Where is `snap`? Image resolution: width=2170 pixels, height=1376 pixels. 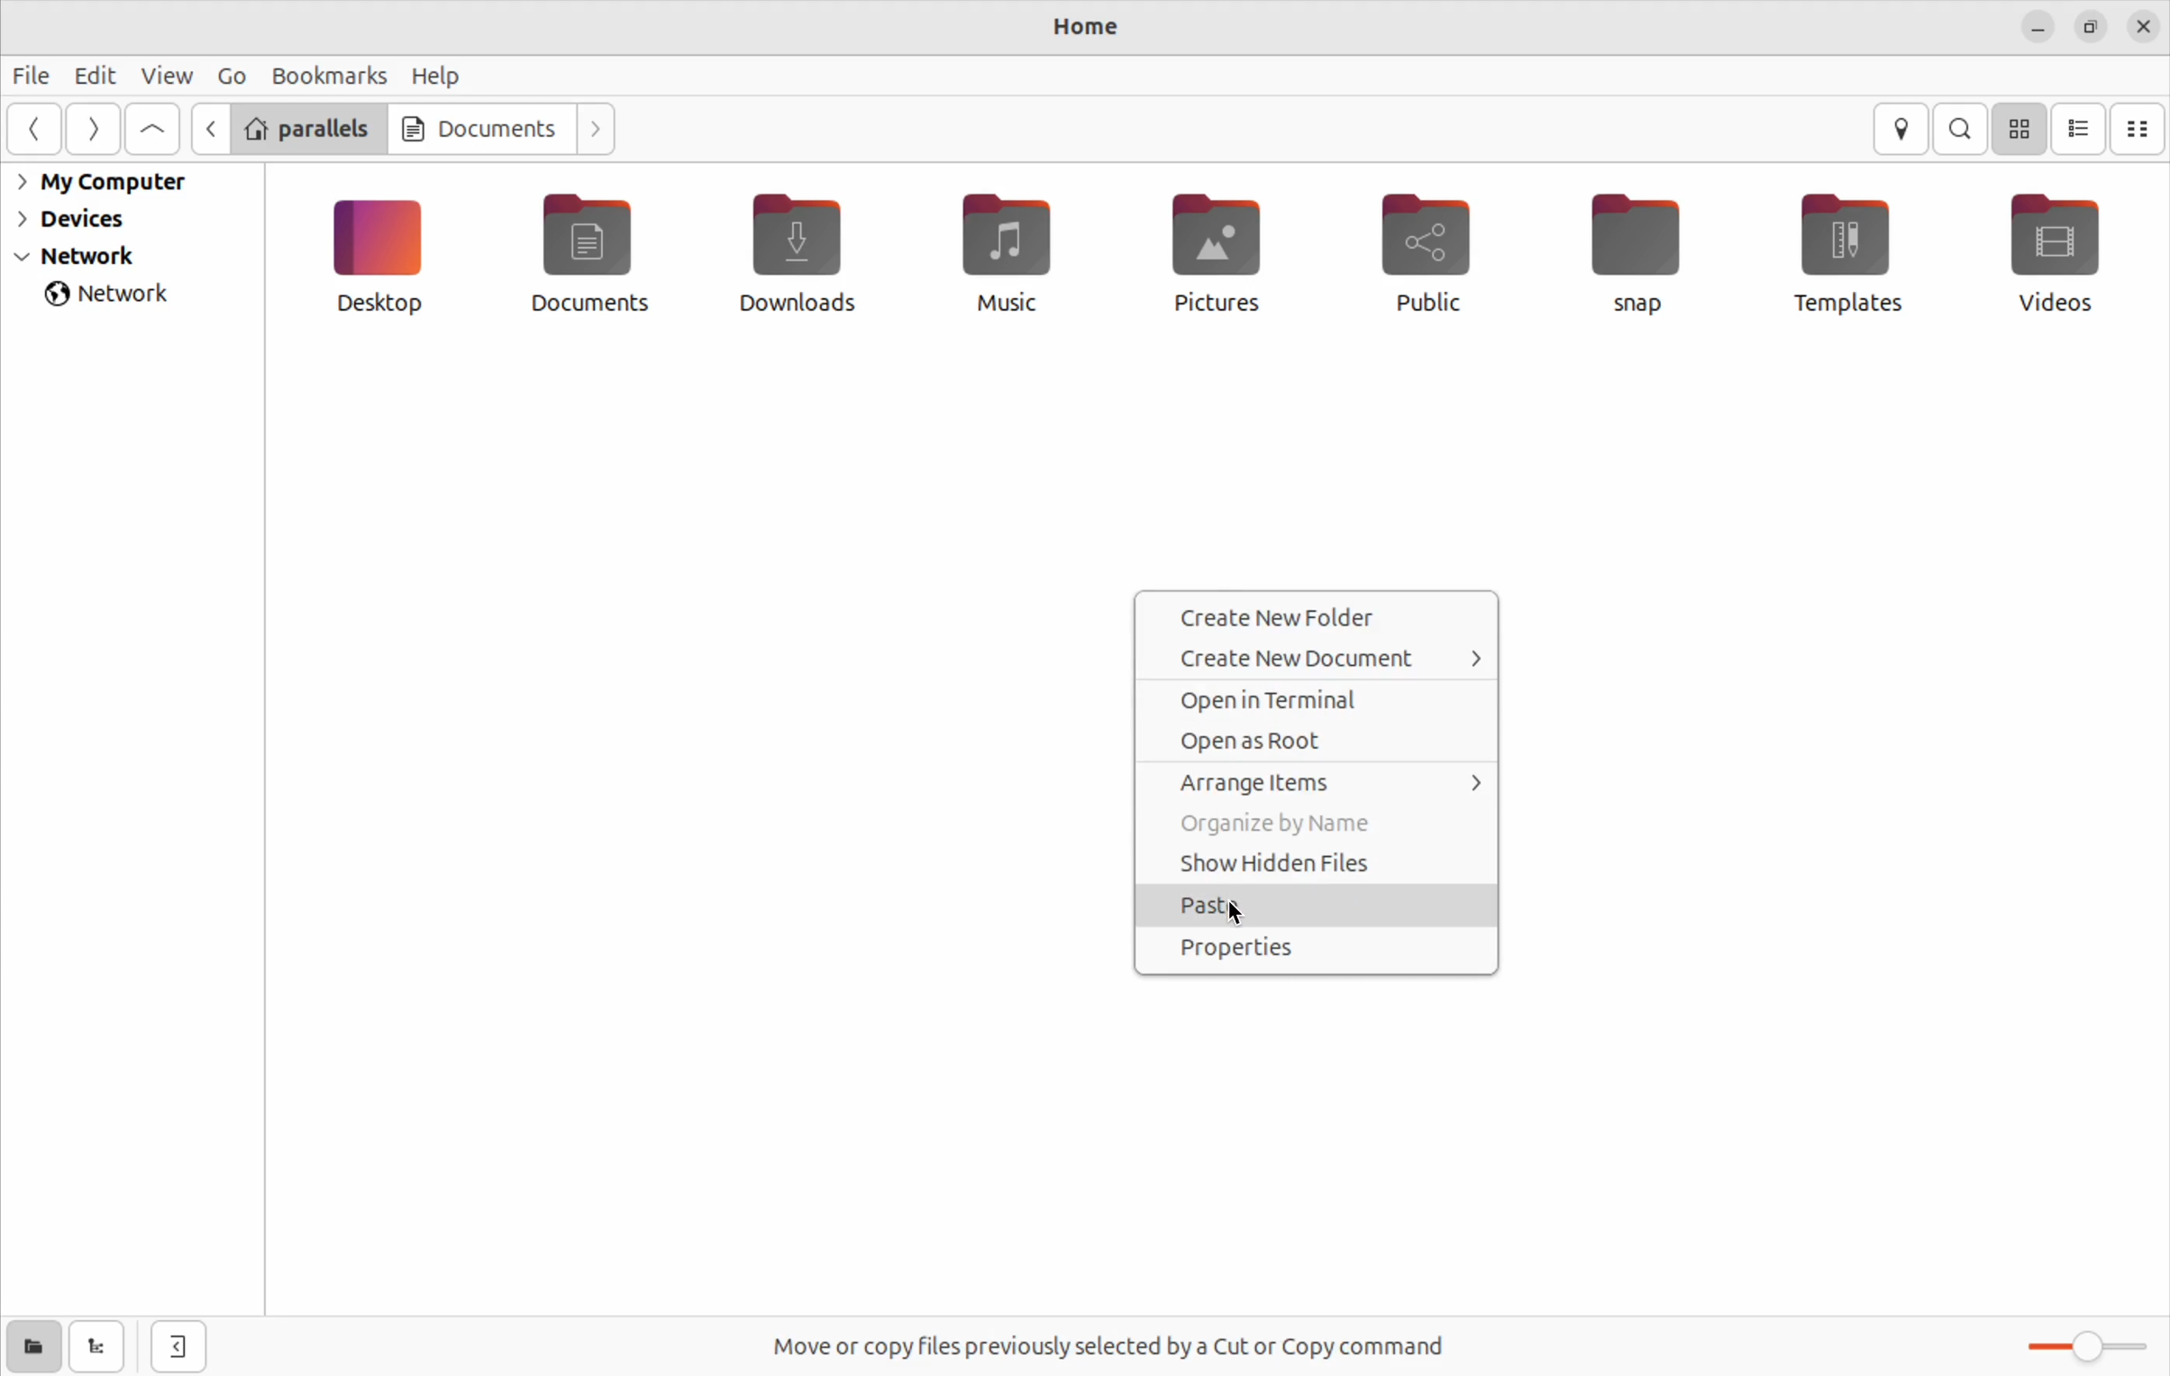
snap is located at coordinates (1643, 254).